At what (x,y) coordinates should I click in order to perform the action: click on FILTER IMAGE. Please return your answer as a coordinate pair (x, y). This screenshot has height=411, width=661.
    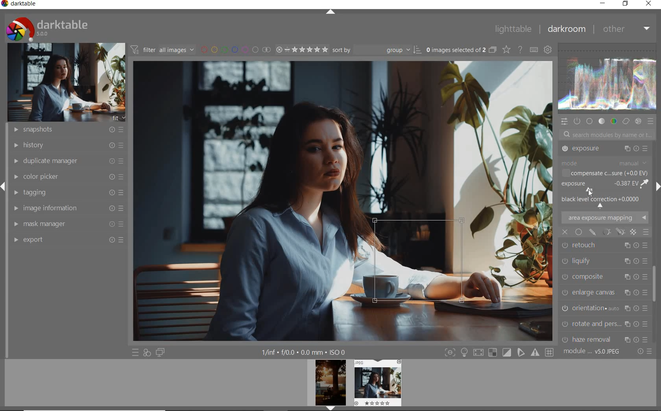
    Looking at the image, I should click on (161, 50).